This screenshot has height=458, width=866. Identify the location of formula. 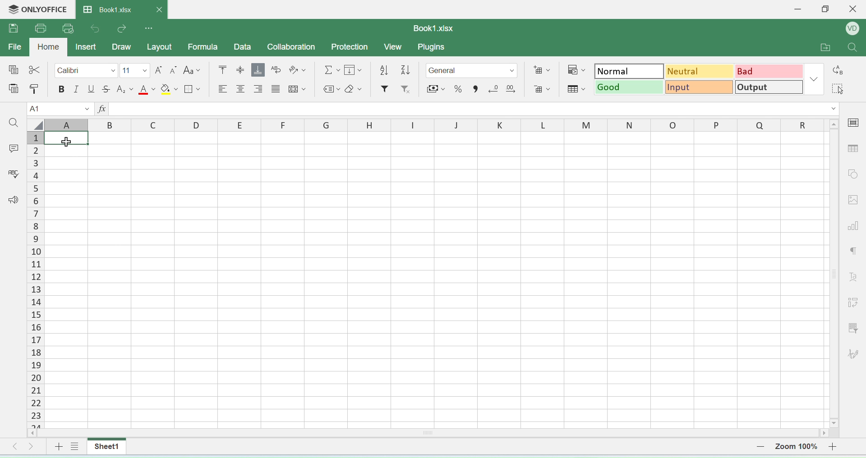
(329, 70).